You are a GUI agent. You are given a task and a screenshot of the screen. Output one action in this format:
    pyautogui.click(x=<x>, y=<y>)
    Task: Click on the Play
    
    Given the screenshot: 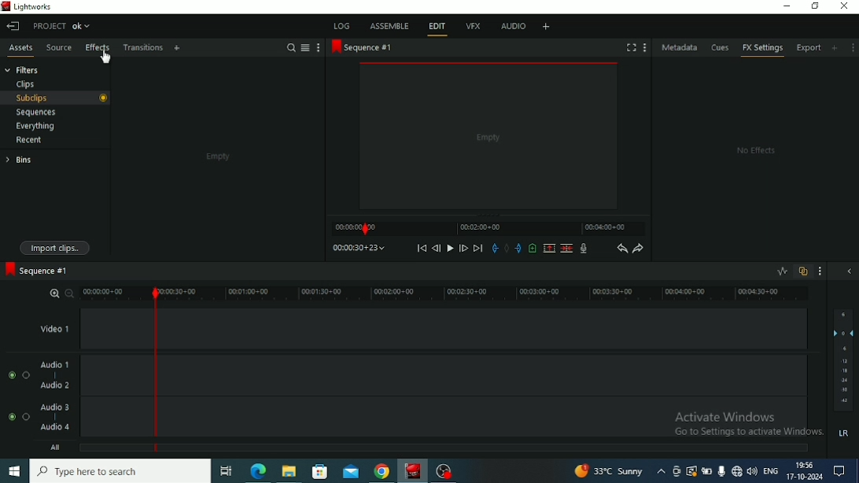 What is the action you would take?
    pyautogui.click(x=450, y=249)
    